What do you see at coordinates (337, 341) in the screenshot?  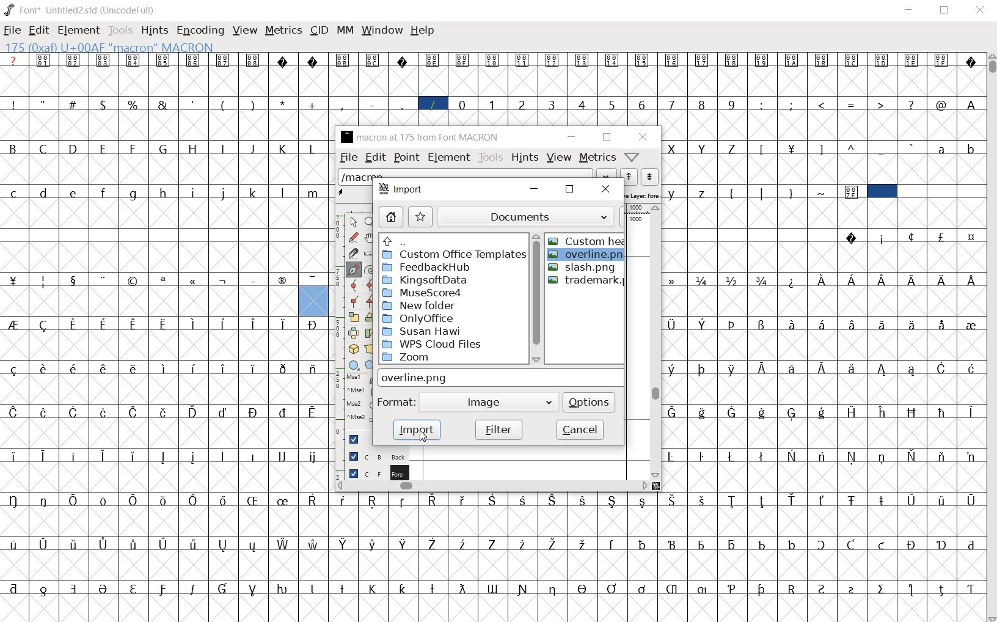 I see `ruler` at bounding box center [337, 341].